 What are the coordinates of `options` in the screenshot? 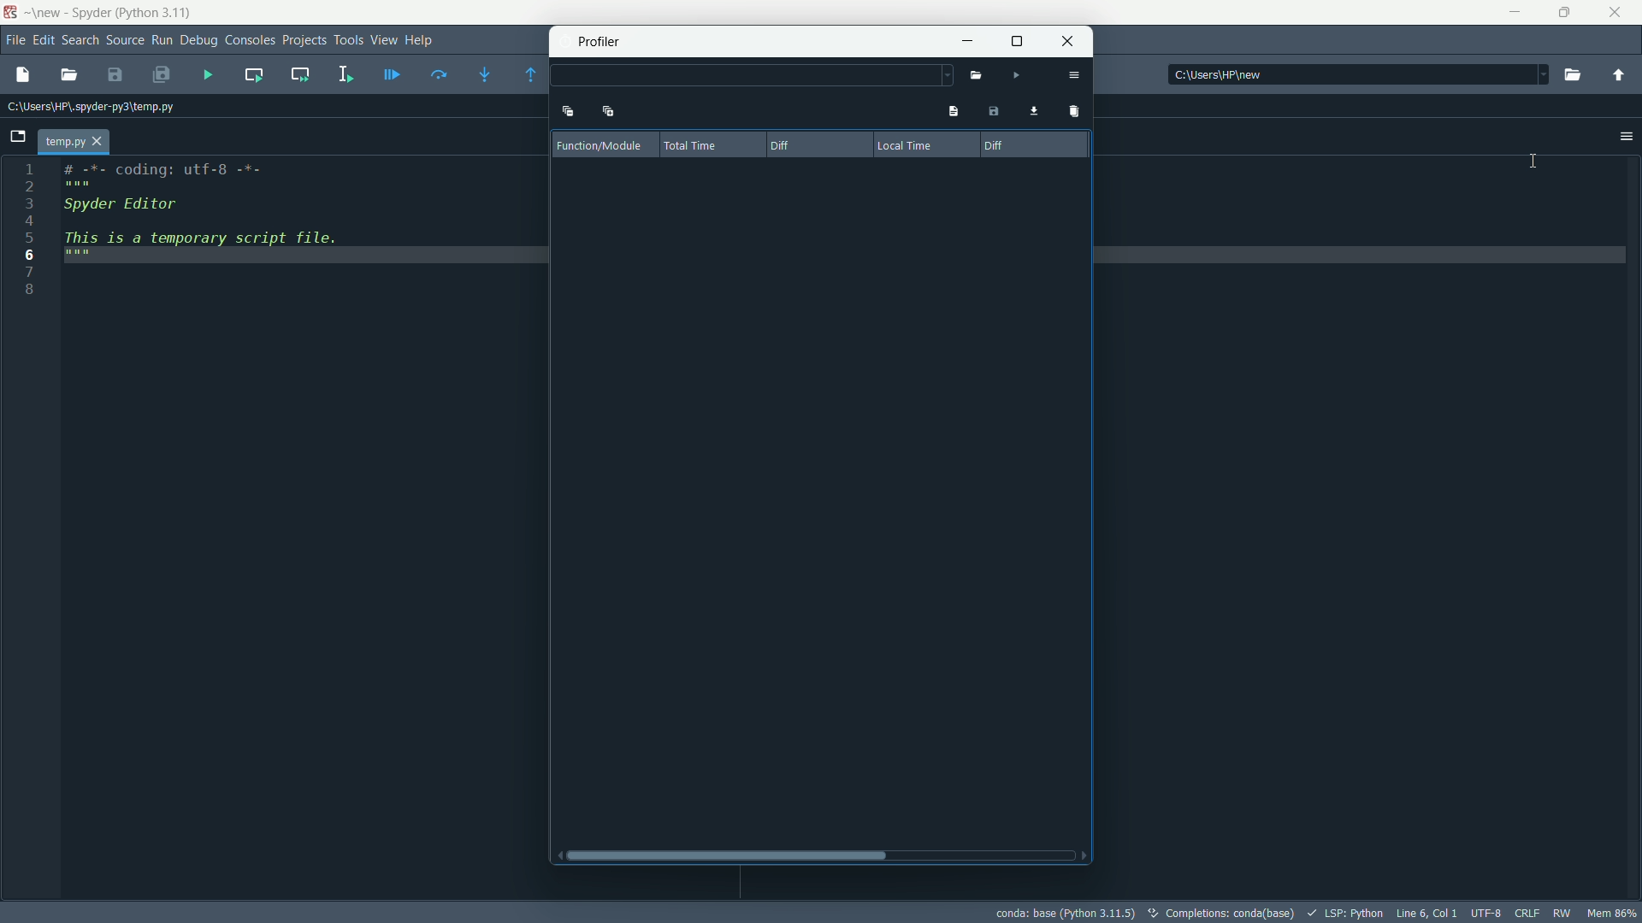 It's located at (1074, 77).